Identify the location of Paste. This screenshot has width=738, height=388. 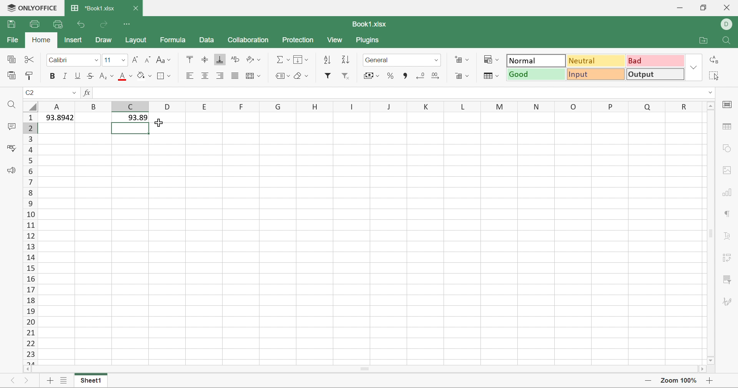
(11, 74).